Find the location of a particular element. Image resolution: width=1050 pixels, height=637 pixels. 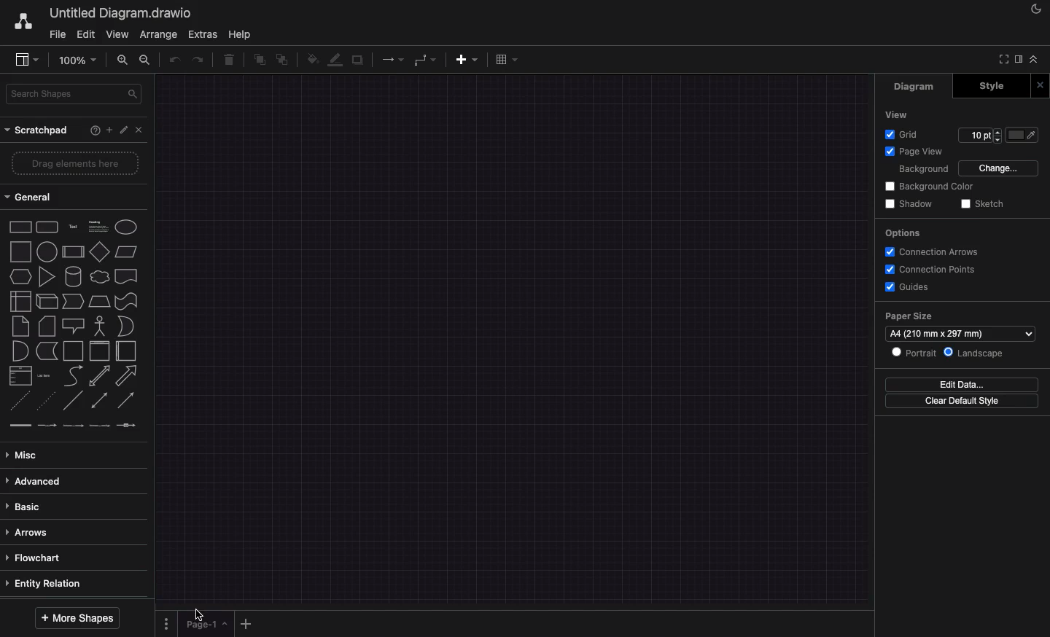

shadow is located at coordinates (911, 203).